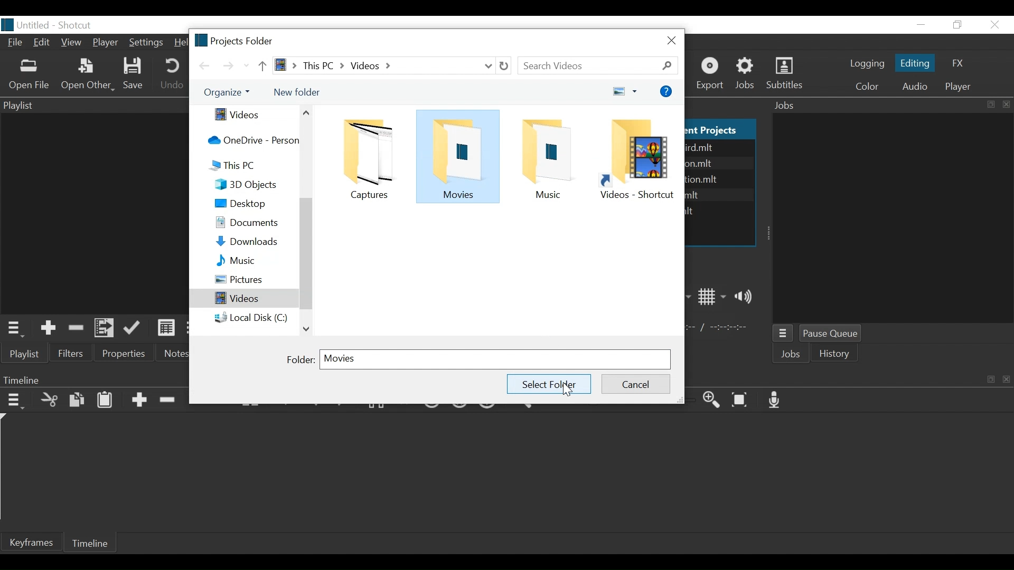 This screenshot has height=570, width=1014. I want to click on Keyframe, so click(32, 542).